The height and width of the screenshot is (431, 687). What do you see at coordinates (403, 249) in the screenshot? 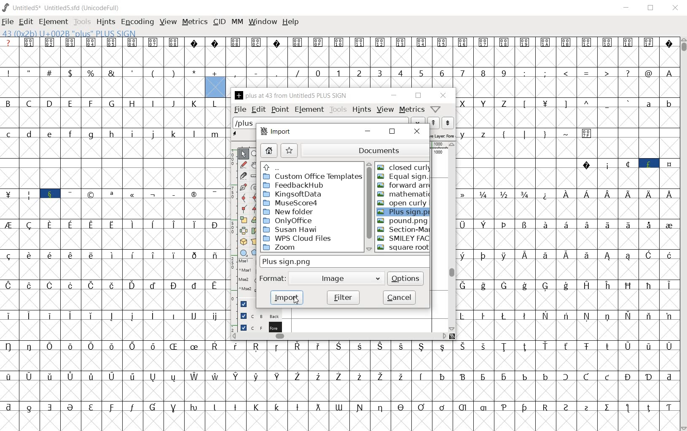
I see `SQUARE ROOT` at bounding box center [403, 249].